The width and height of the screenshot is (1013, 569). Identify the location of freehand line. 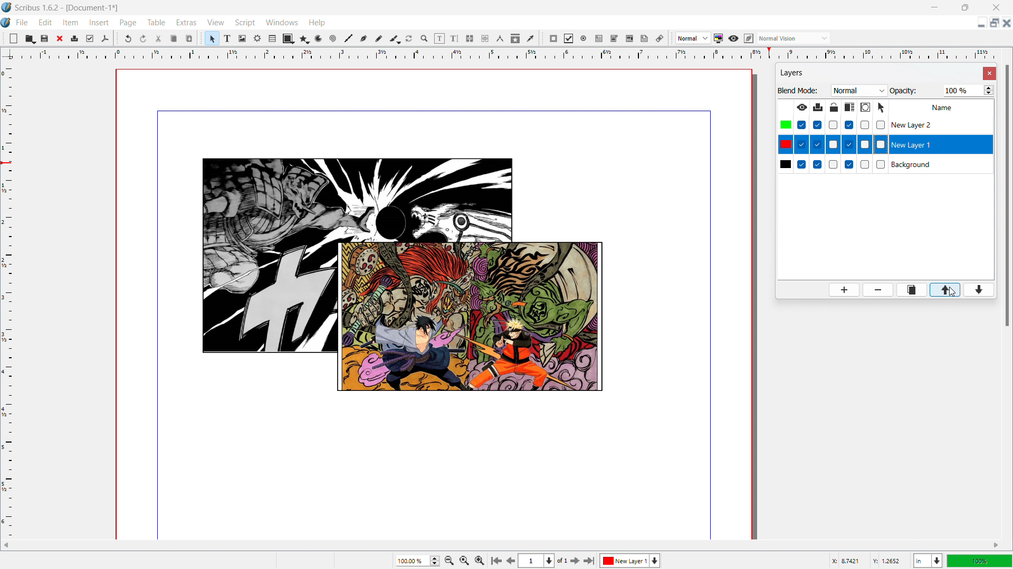
(379, 39).